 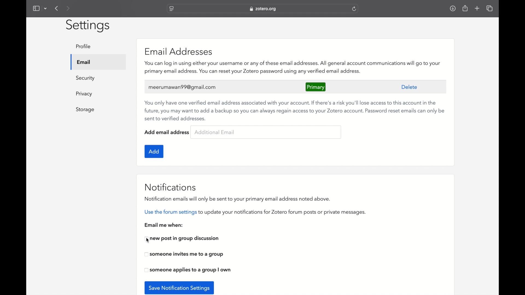 What do you see at coordinates (171, 9) in the screenshot?
I see `website settings` at bounding box center [171, 9].